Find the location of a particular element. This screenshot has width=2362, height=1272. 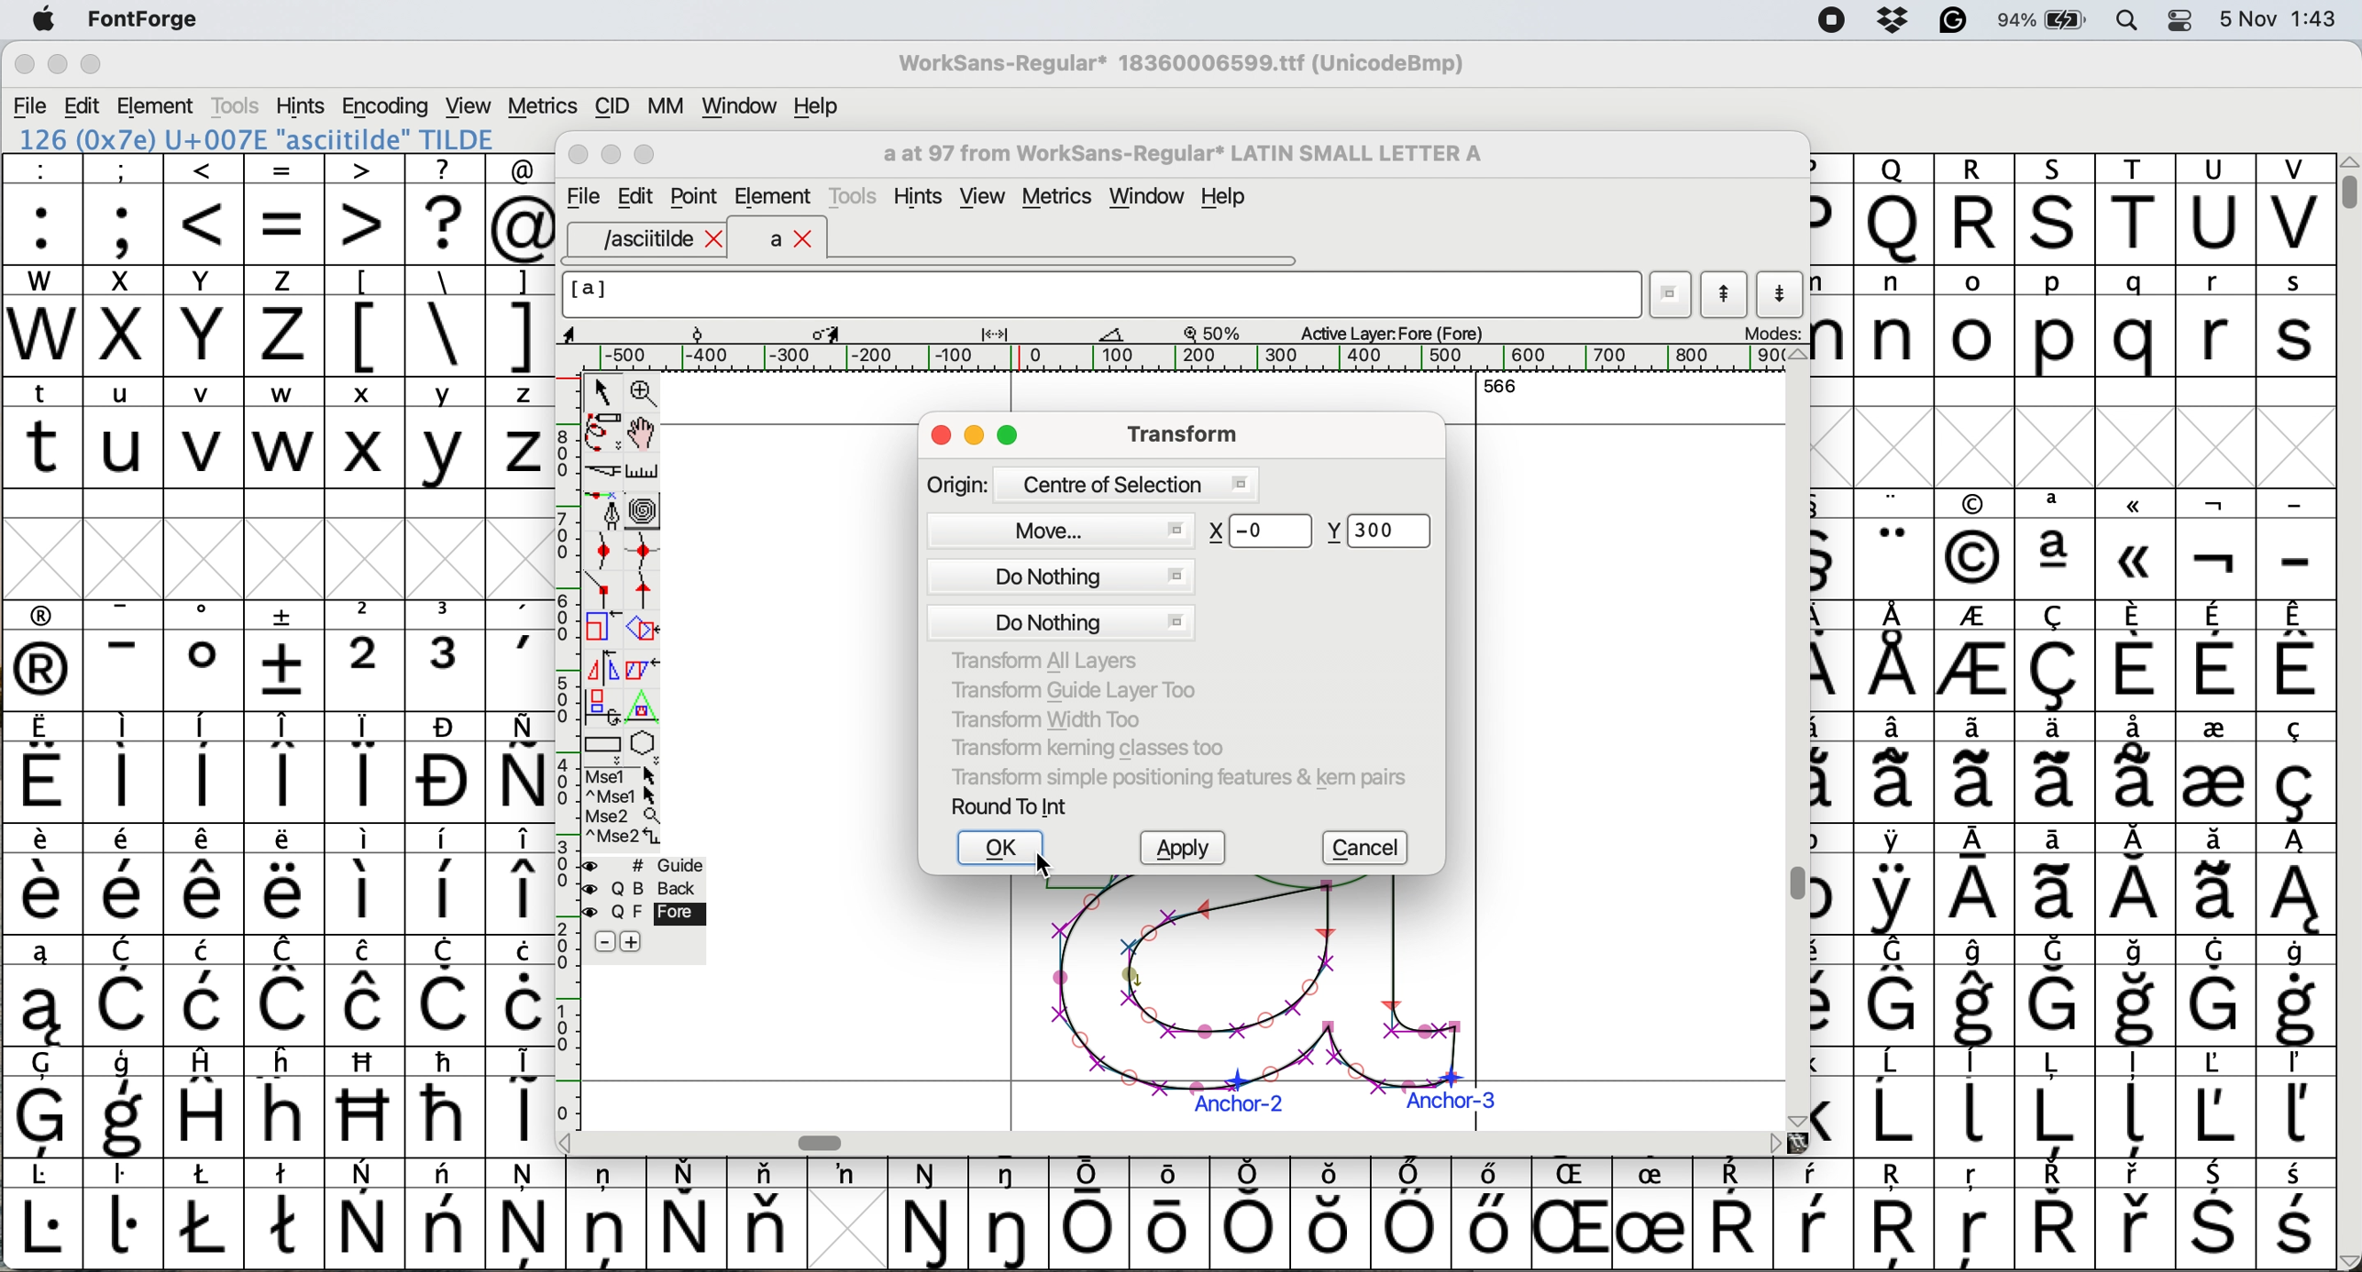

n is located at coordinates (1893, 320).